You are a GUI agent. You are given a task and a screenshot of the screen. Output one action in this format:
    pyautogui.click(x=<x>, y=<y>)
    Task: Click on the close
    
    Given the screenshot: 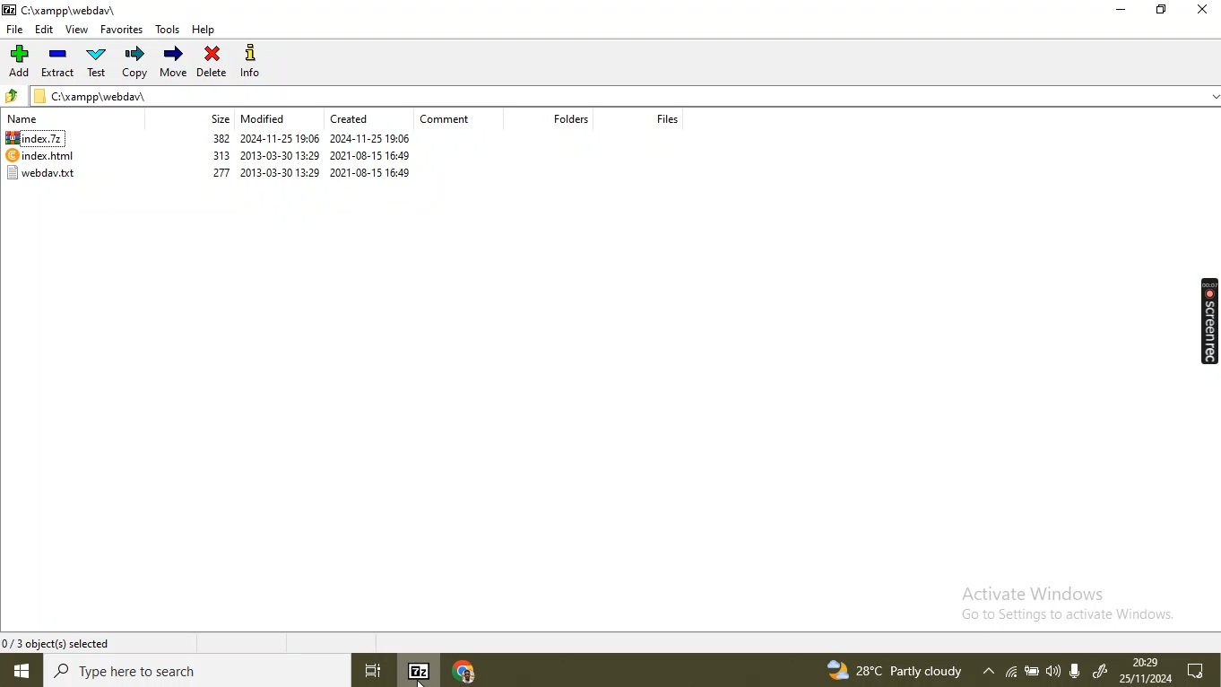 What is the action you would take?
    pyautogui.click(x=1205, y=13)
    